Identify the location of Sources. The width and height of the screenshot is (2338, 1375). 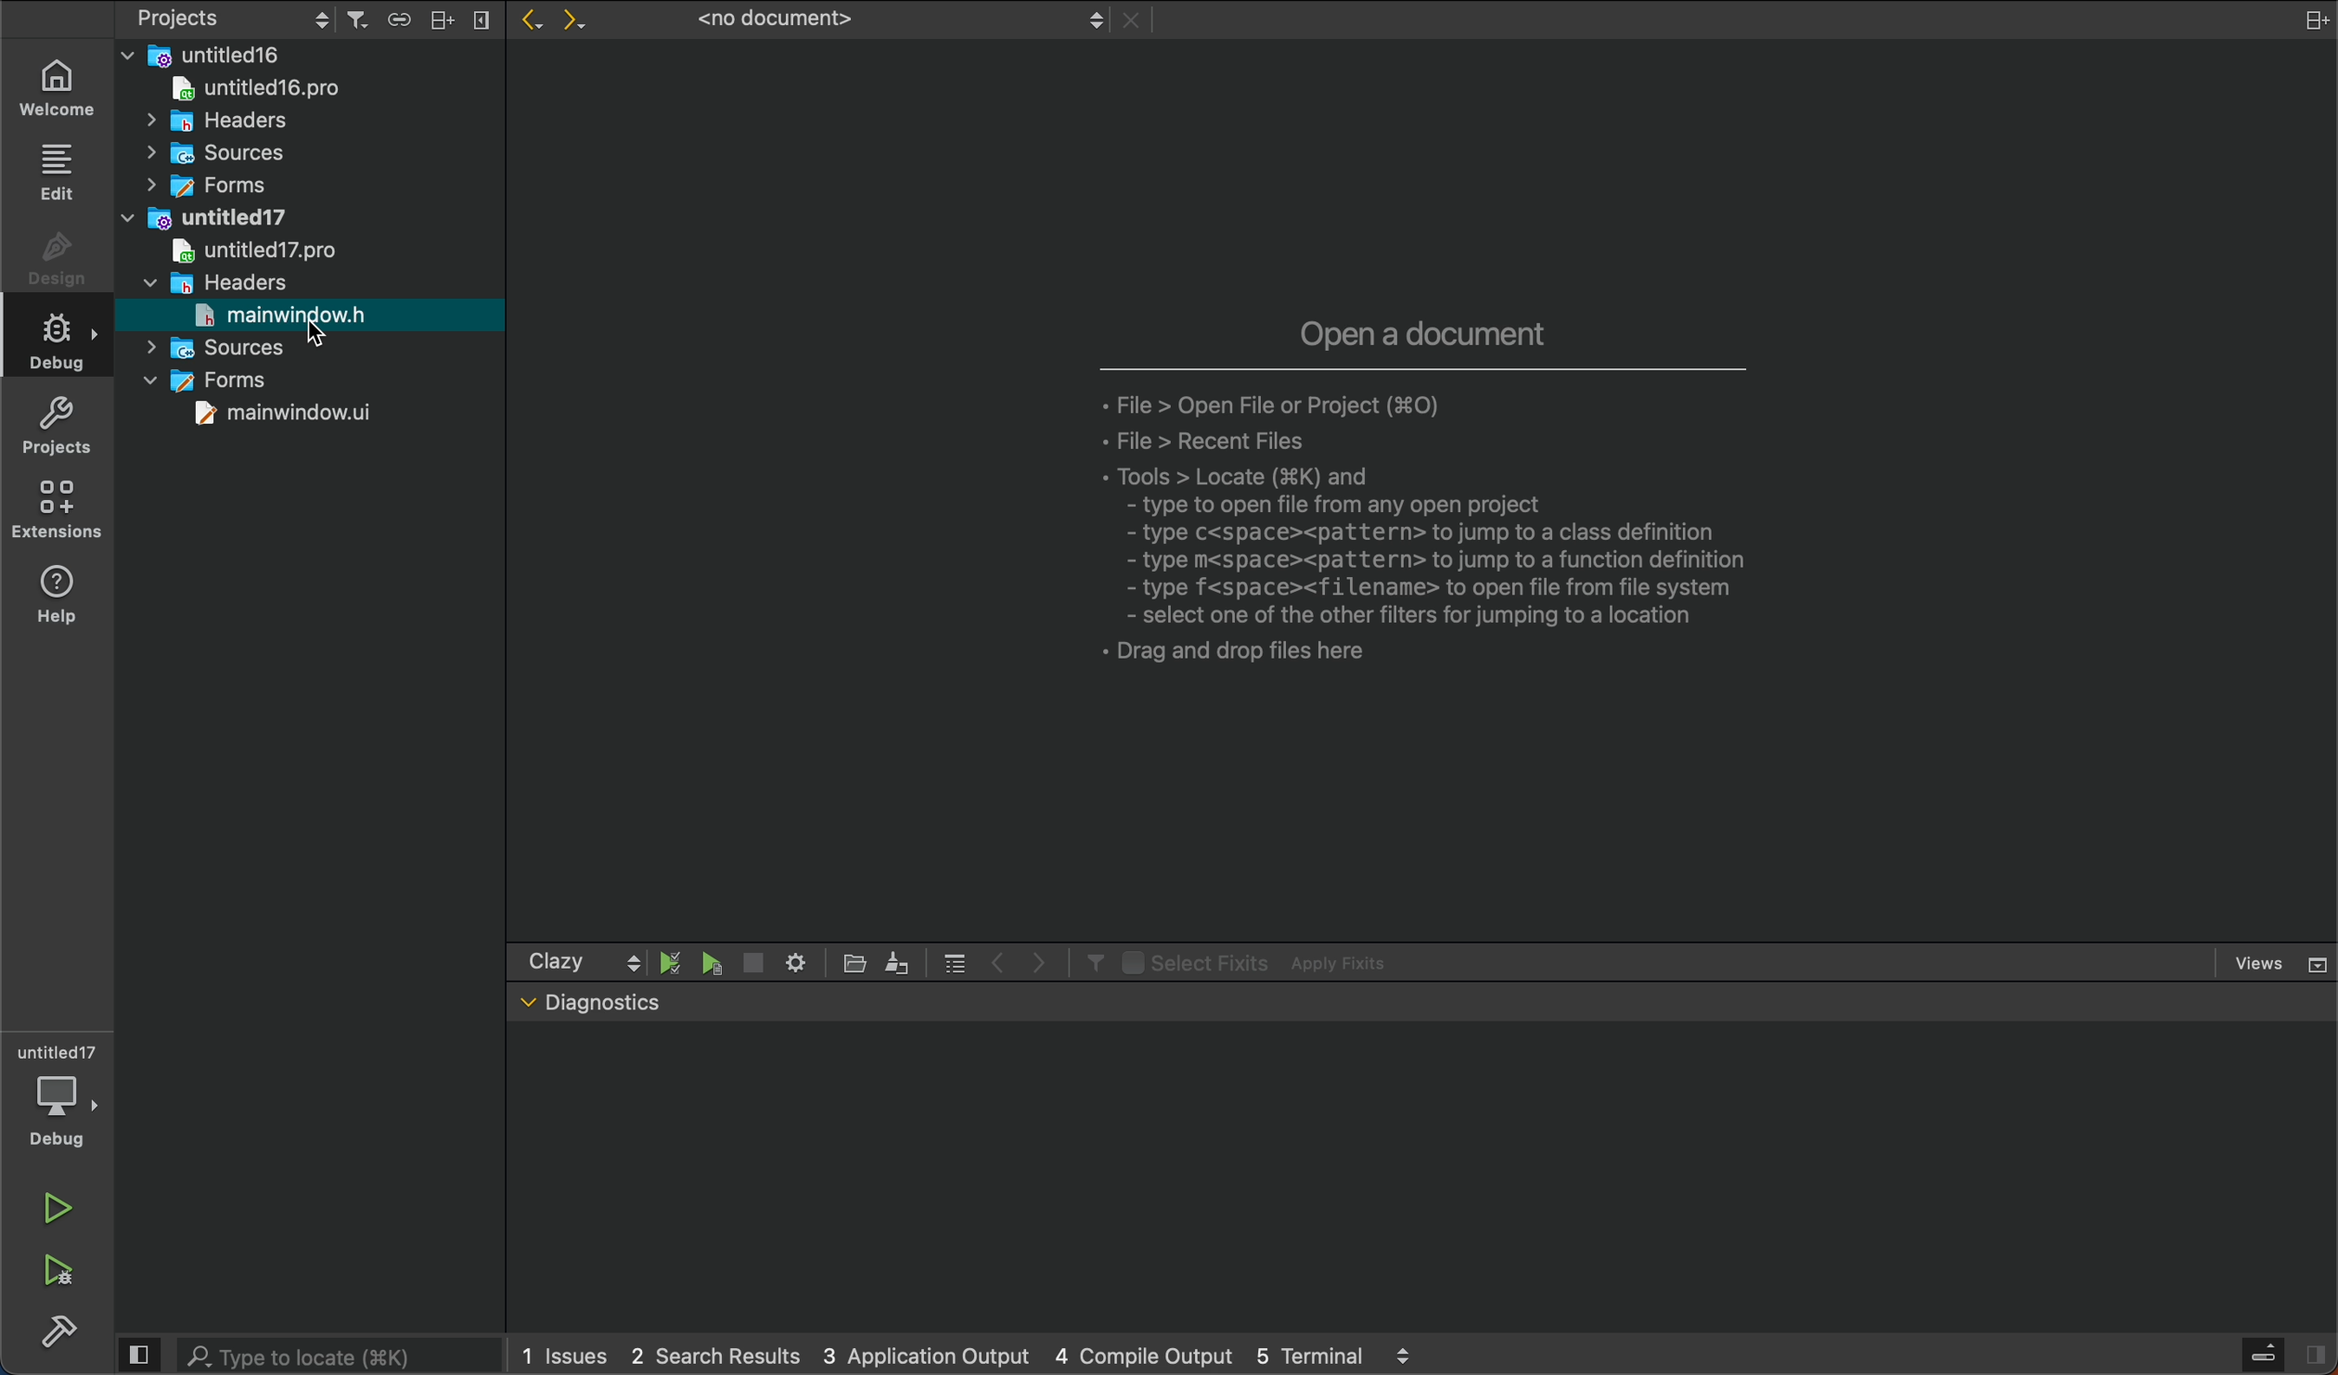
(212, 153).